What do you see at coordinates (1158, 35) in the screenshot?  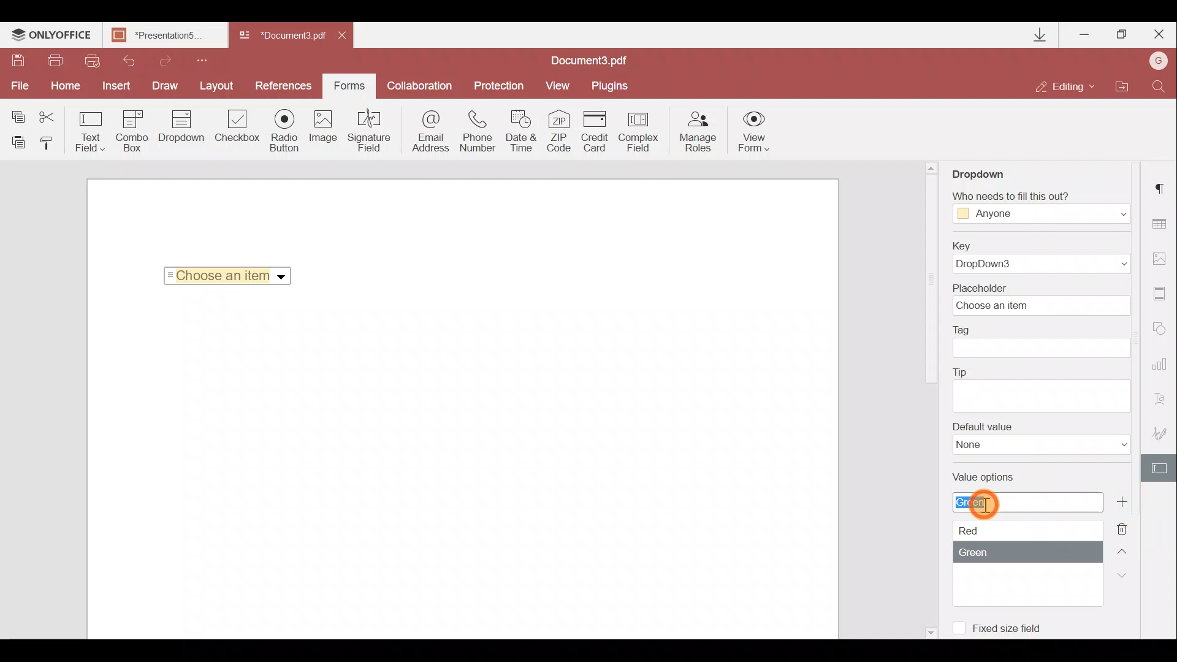 I see `Close` at bounding box center [1158, 35].